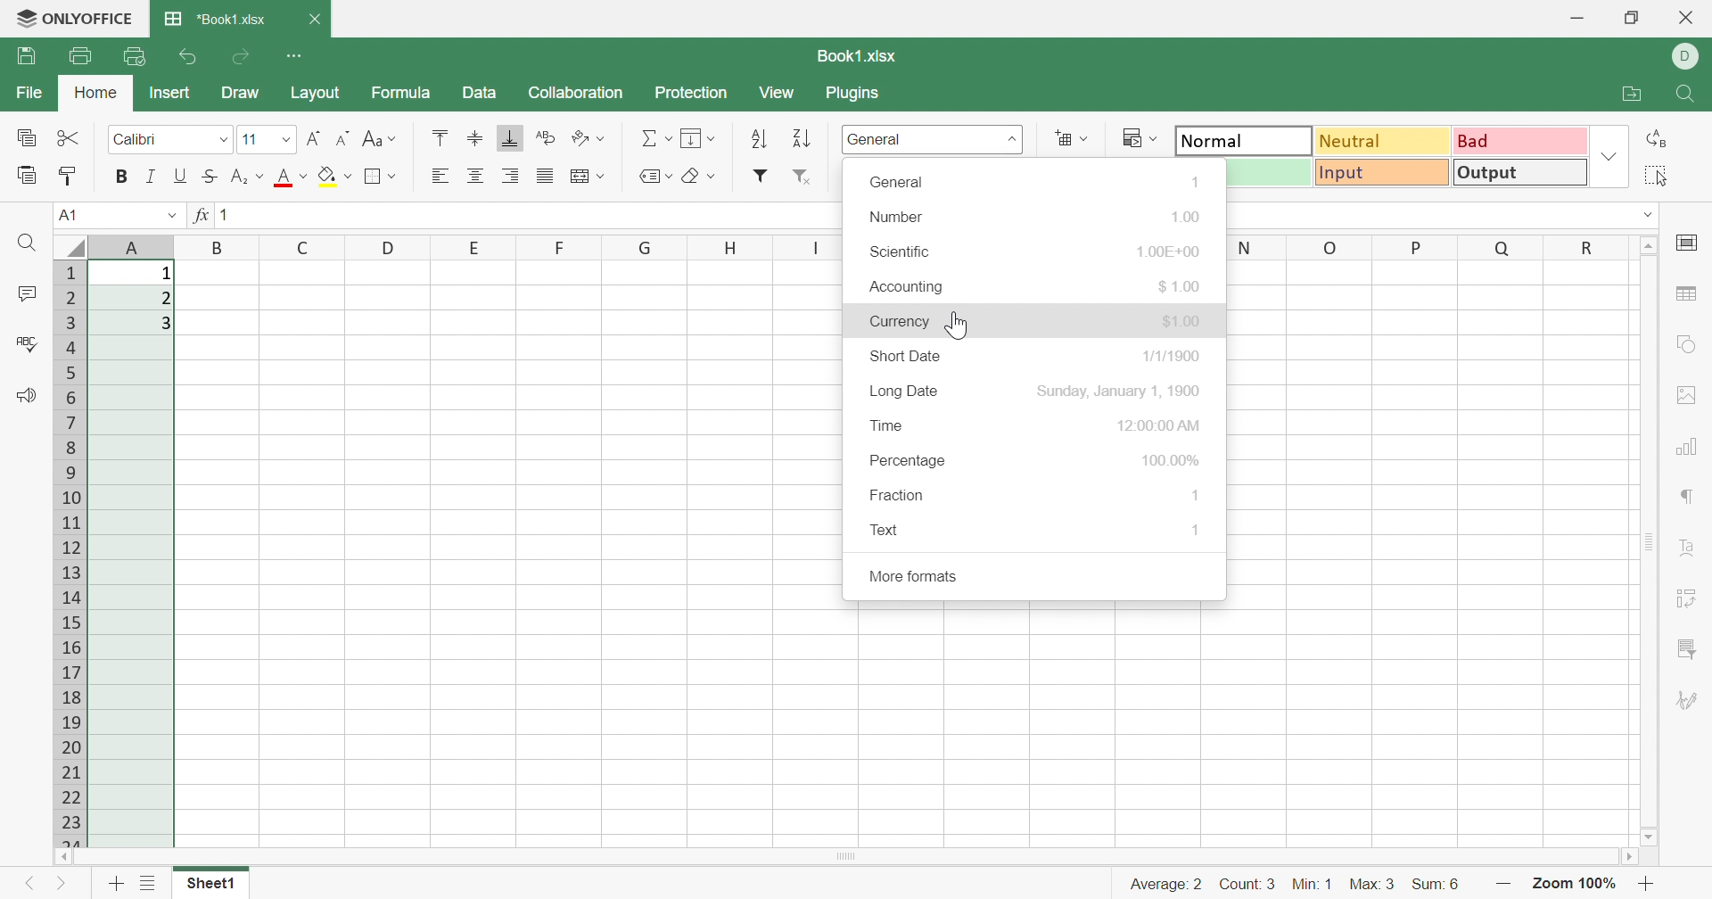  I want to click on Protection, so click(695, 93).